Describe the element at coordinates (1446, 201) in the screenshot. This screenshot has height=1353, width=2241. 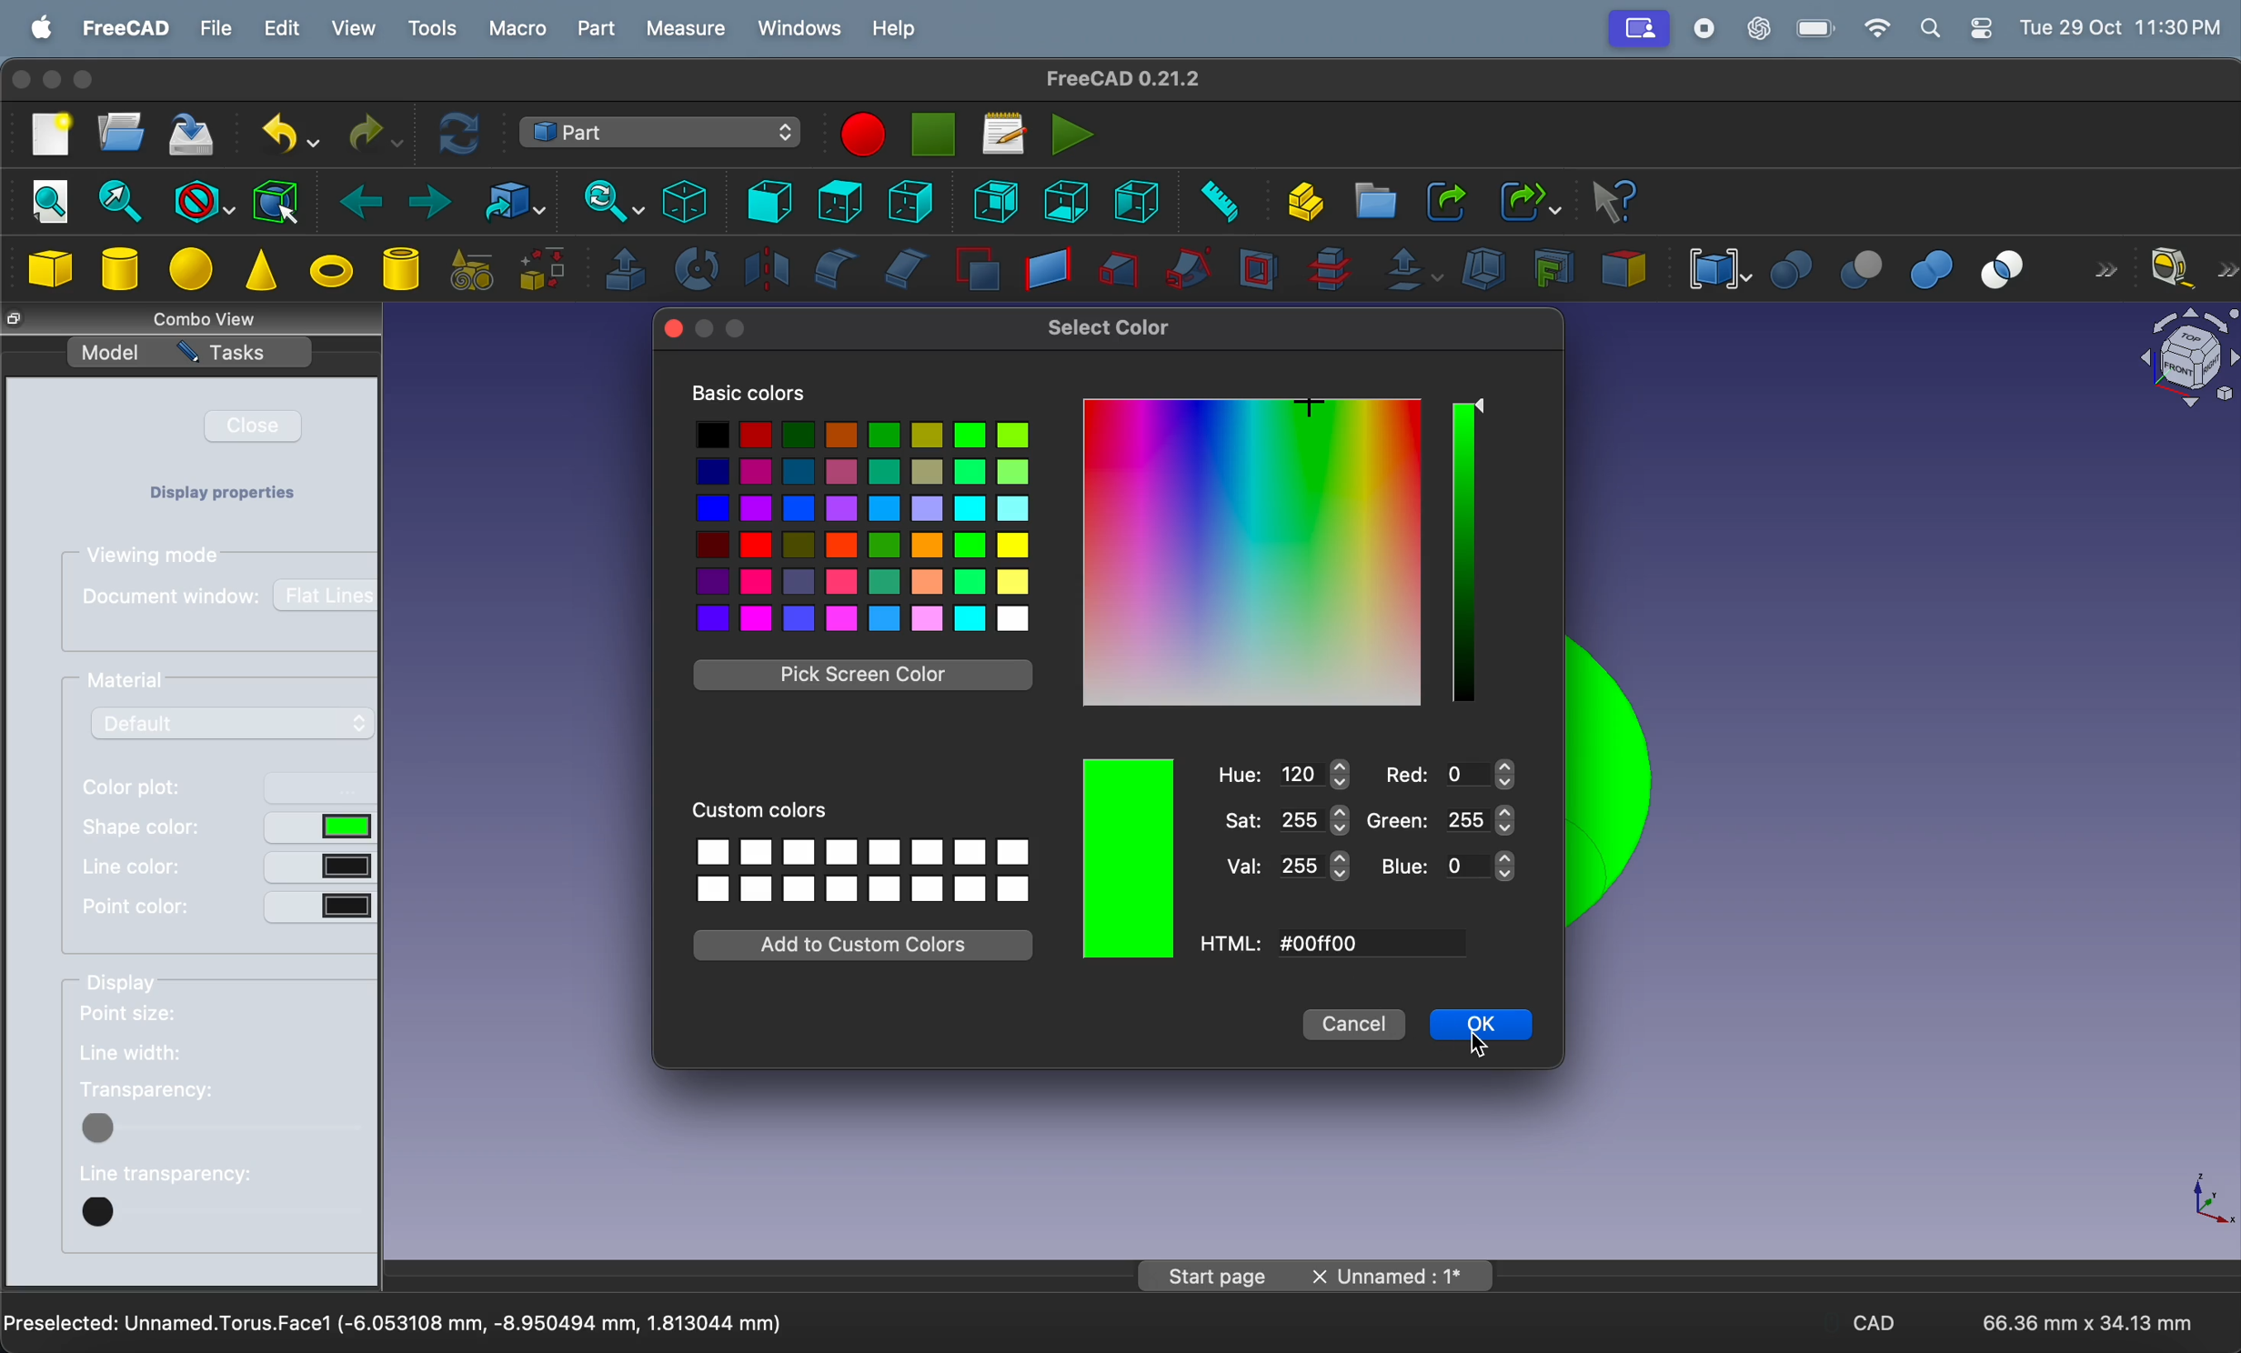
I see `make link` at that location.